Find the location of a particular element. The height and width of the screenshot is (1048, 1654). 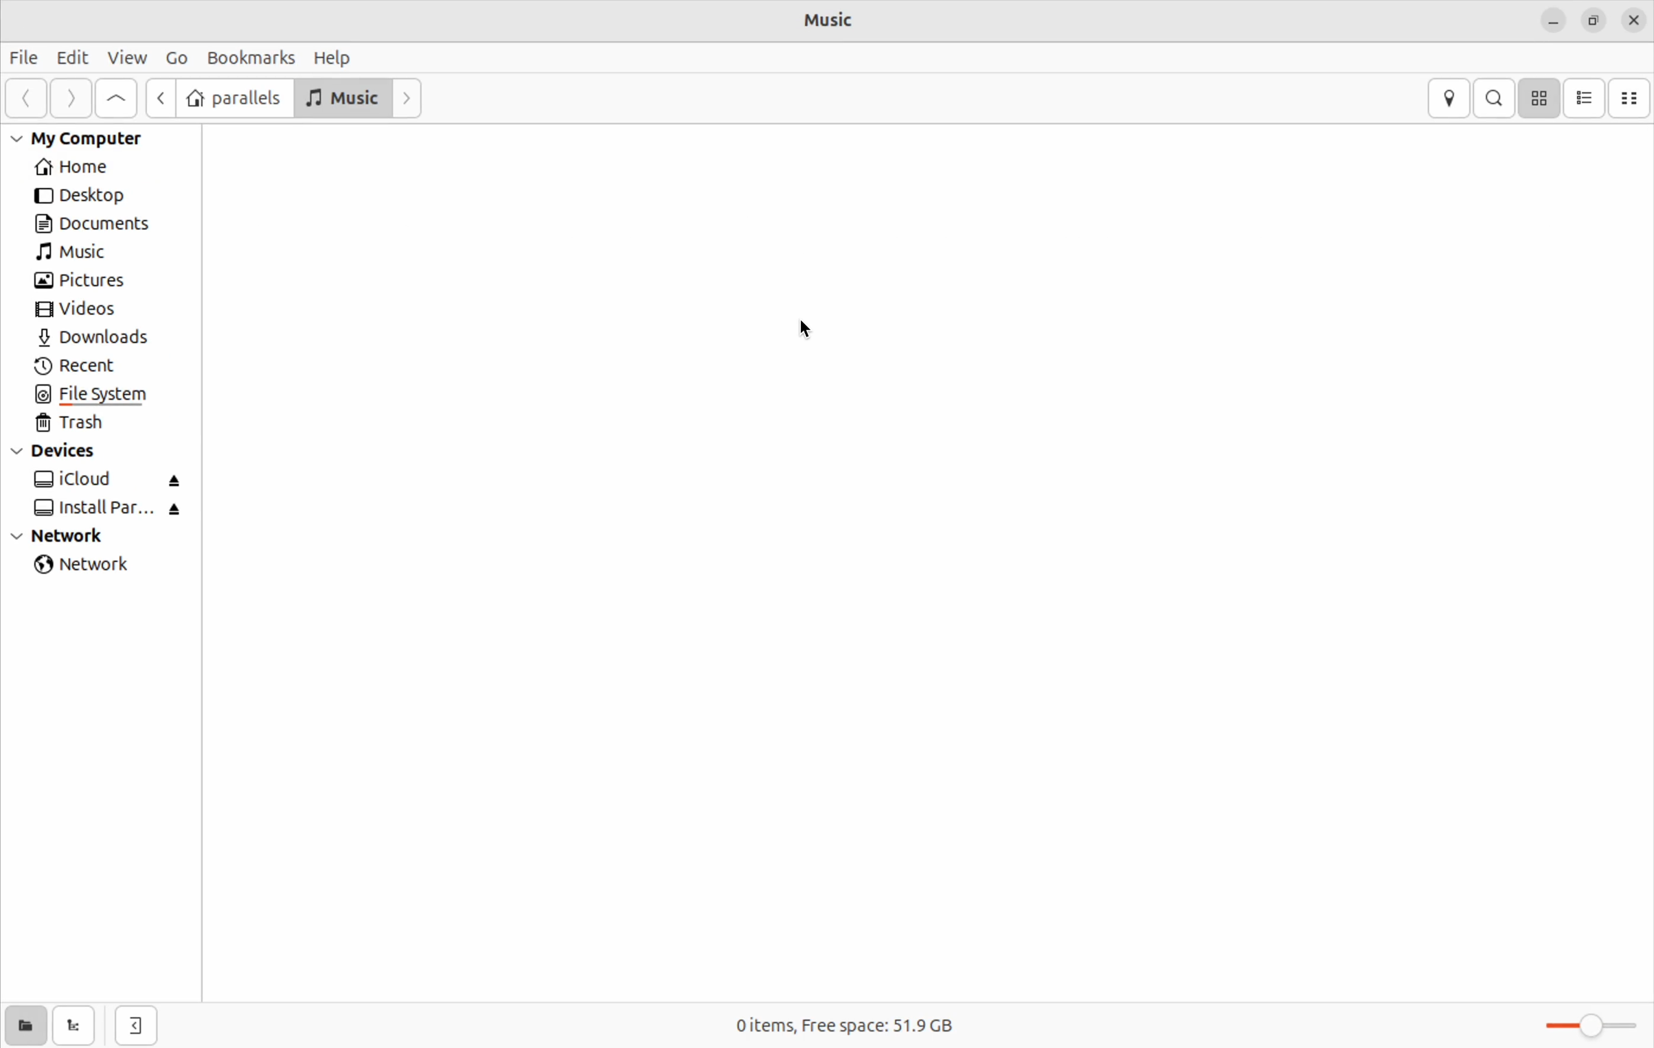

Parallels is located at coordinates (232, 98).